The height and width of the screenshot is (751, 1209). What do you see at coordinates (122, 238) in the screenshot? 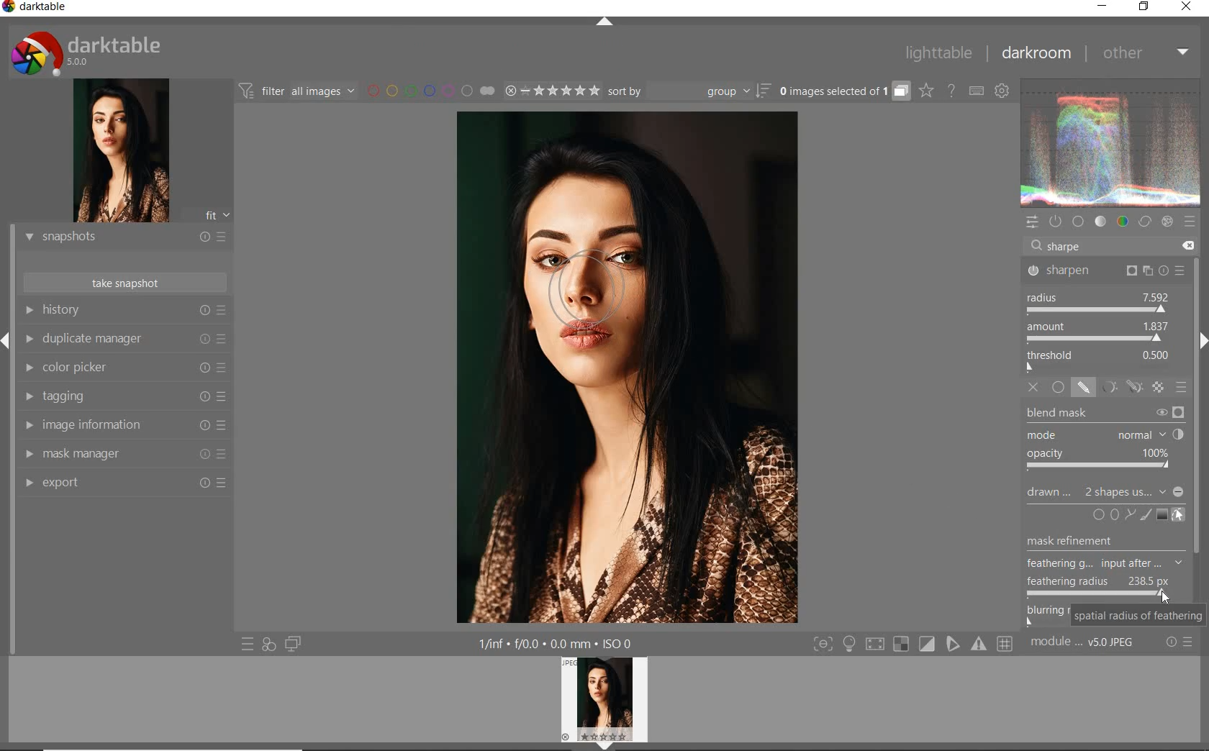
I see `snapshots` at bounding box center [122, 238].